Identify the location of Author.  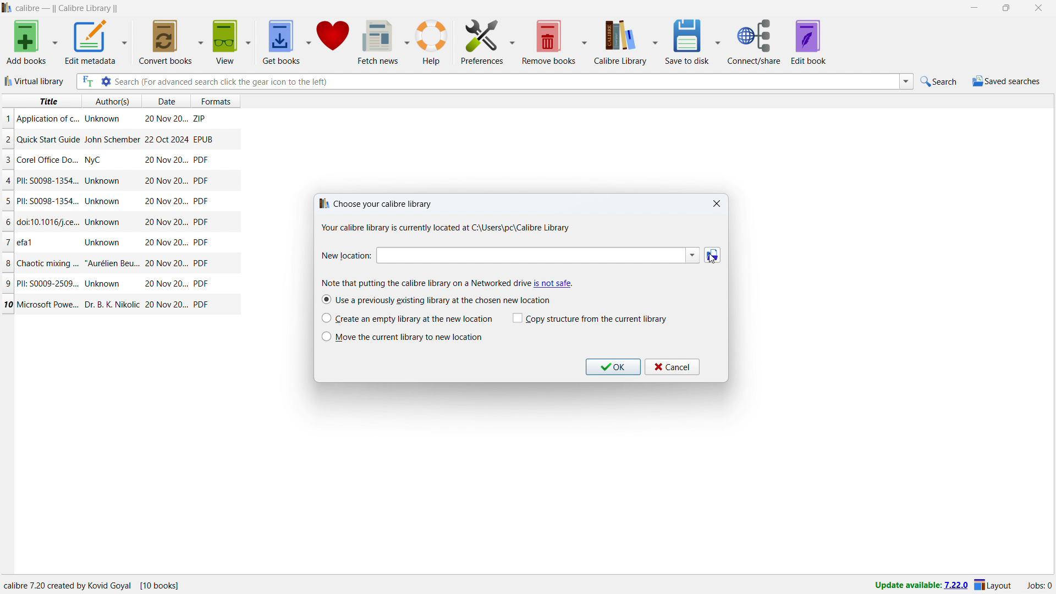
(105, 201).